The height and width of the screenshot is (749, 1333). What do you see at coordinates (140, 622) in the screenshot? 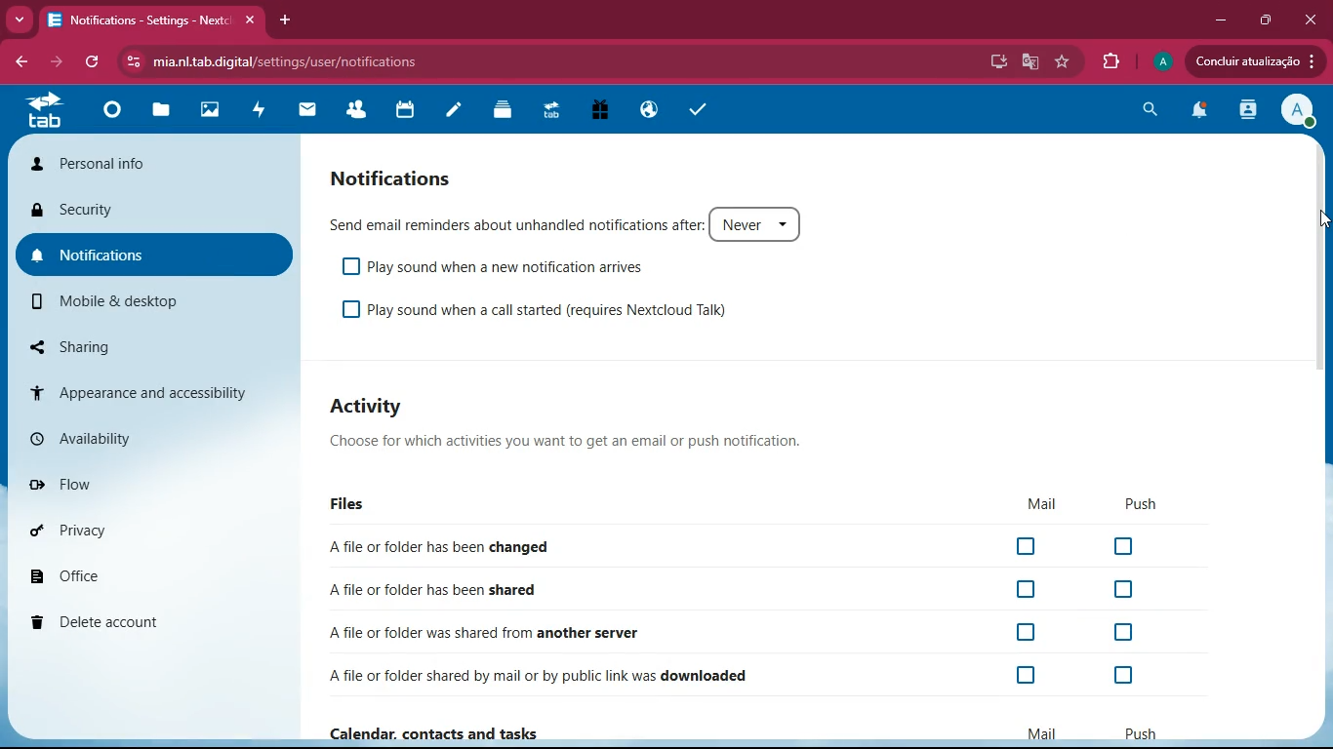
I see `delete account` at bounding box center [140, 622].